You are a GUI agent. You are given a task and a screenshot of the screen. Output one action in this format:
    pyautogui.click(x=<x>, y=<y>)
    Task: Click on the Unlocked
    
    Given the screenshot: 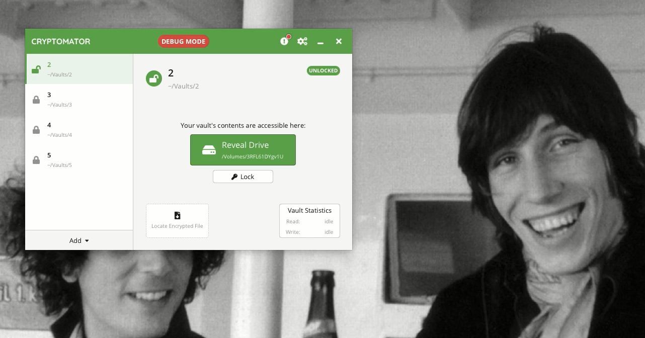 What is the action you would take?
    pyautogui.click(x=153, y=77)
    